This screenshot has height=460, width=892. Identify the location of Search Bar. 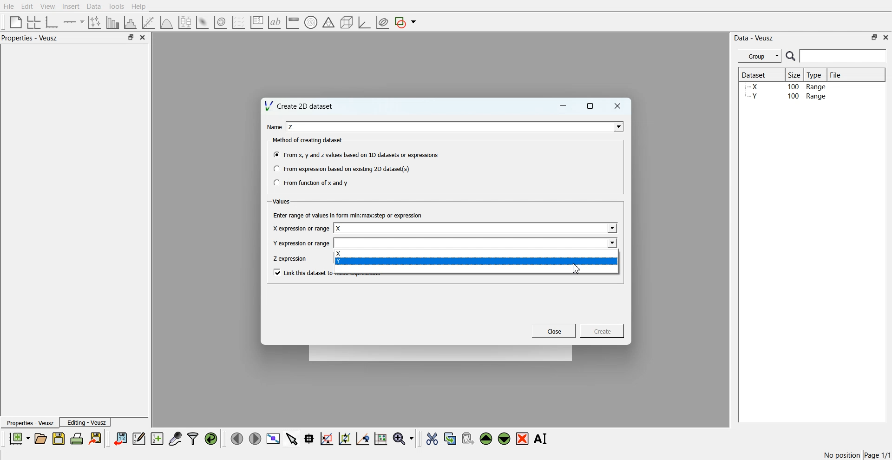
(837, 56).